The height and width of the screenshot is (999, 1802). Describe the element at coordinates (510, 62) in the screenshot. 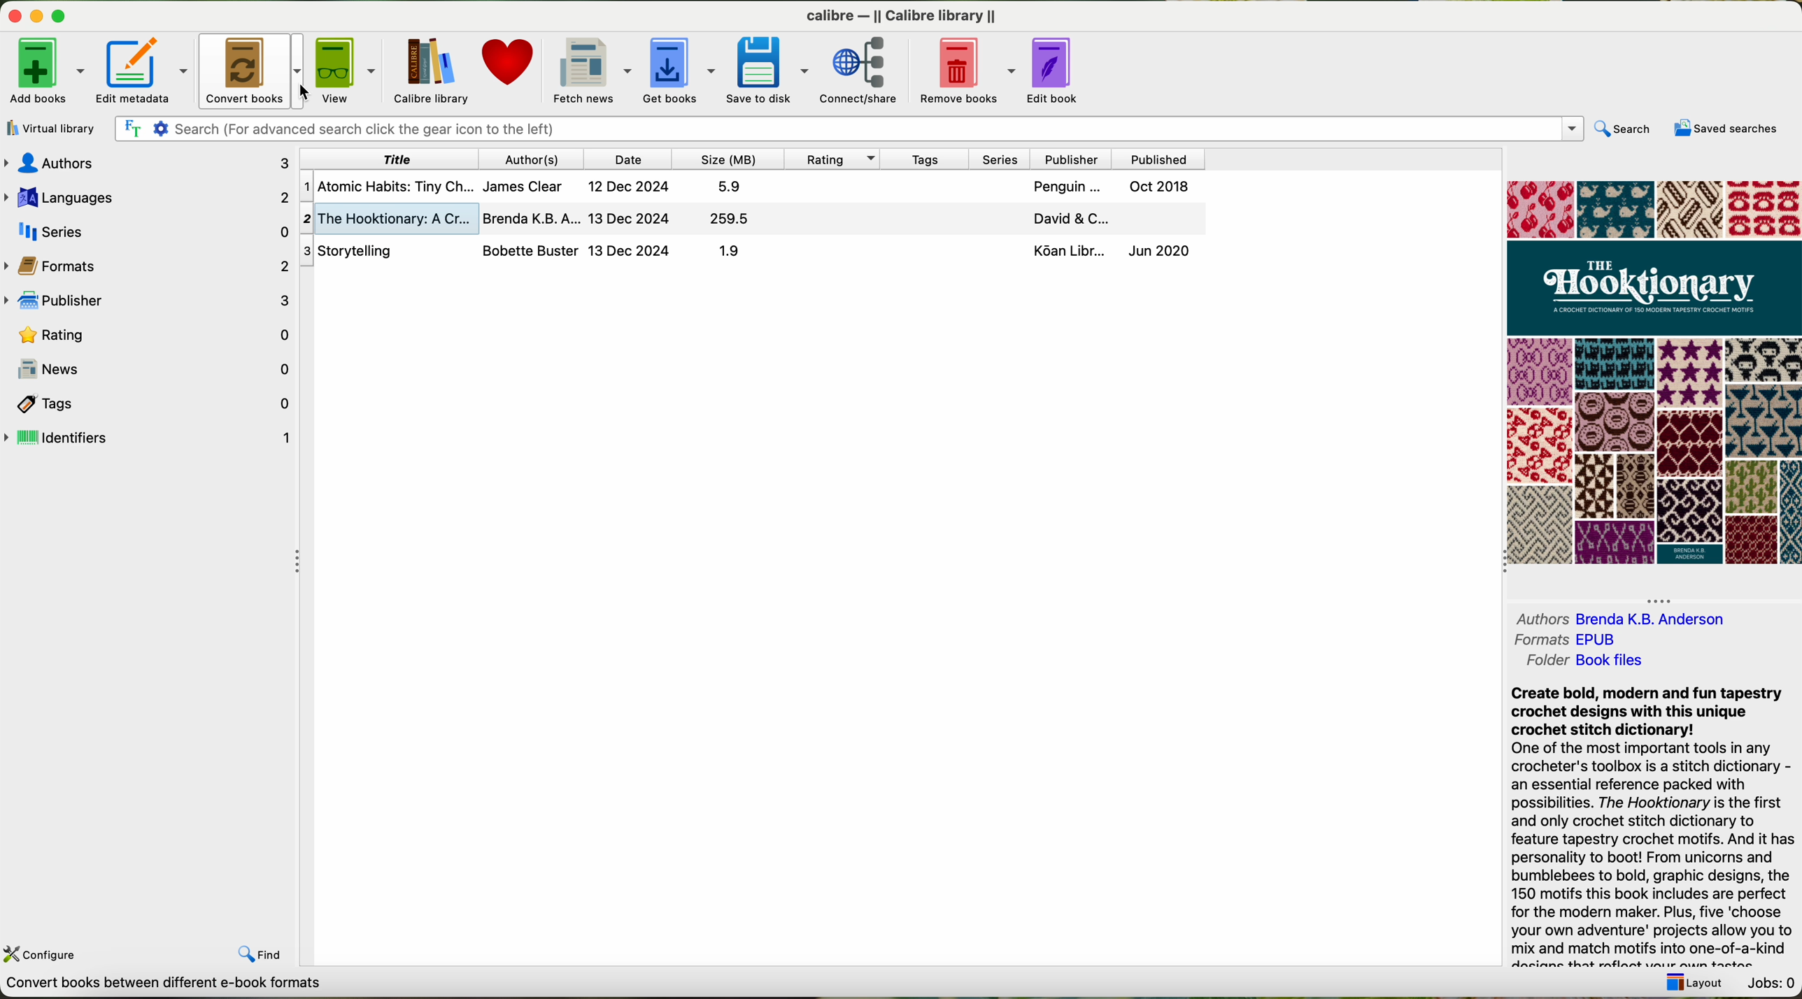

I see `donate` at that location.